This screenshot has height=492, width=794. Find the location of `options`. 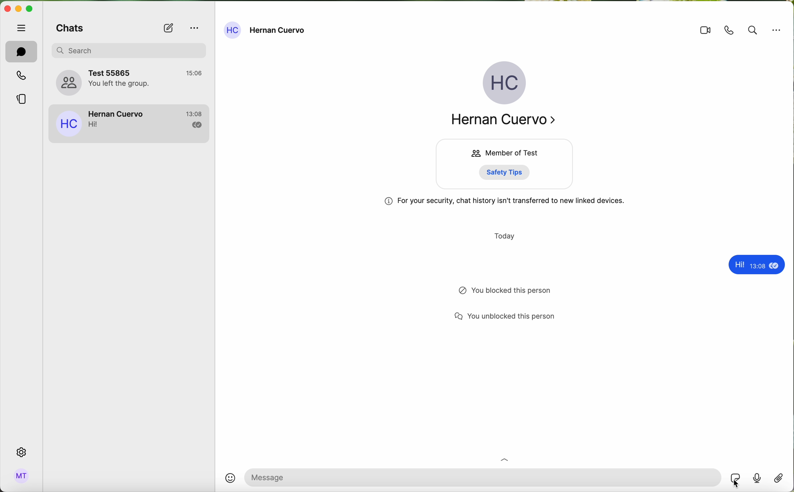

options is located at coordinates (194, 27).